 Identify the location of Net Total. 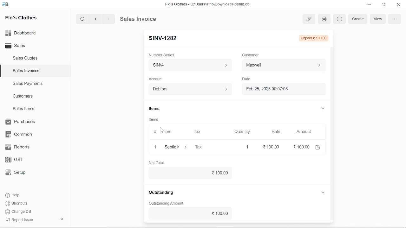
(156, 162).